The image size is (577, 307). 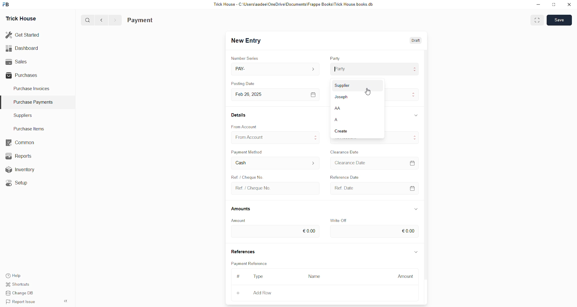 I want to click on Setup, so click(x=16, y=182).